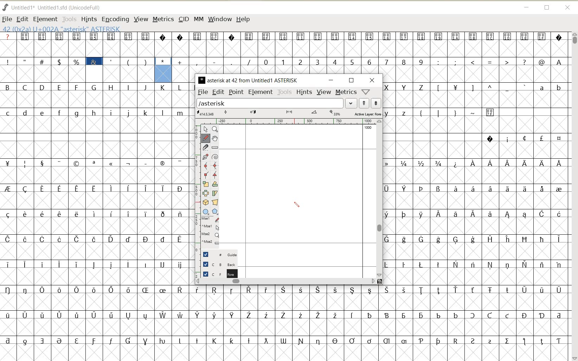  Describe the element at coordinates (574, 196) in the screenshot. I see `SCROLLBAR` at that location.